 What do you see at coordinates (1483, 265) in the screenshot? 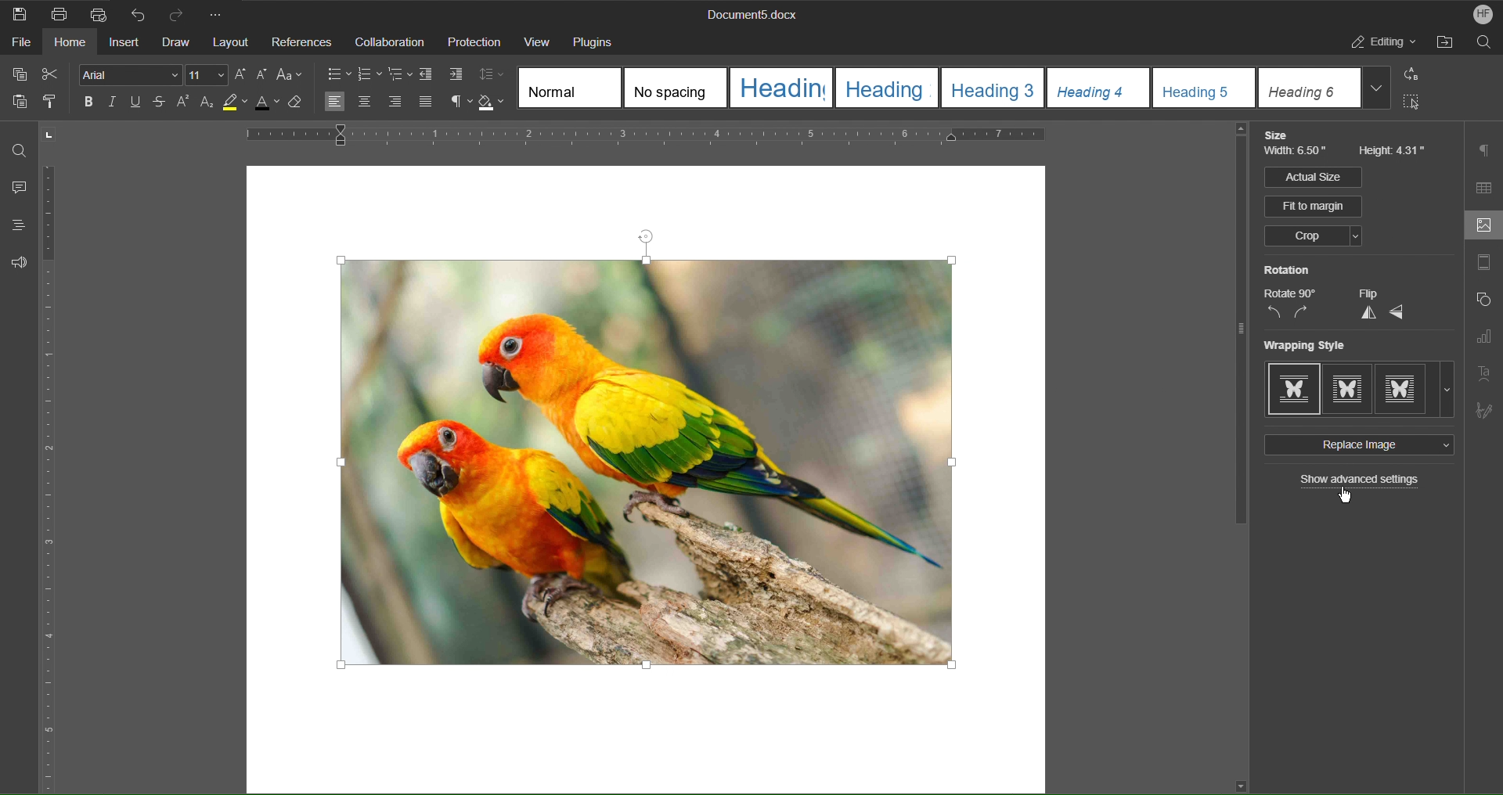
I see `Header/Footer` at bounding box center [1483, 265].